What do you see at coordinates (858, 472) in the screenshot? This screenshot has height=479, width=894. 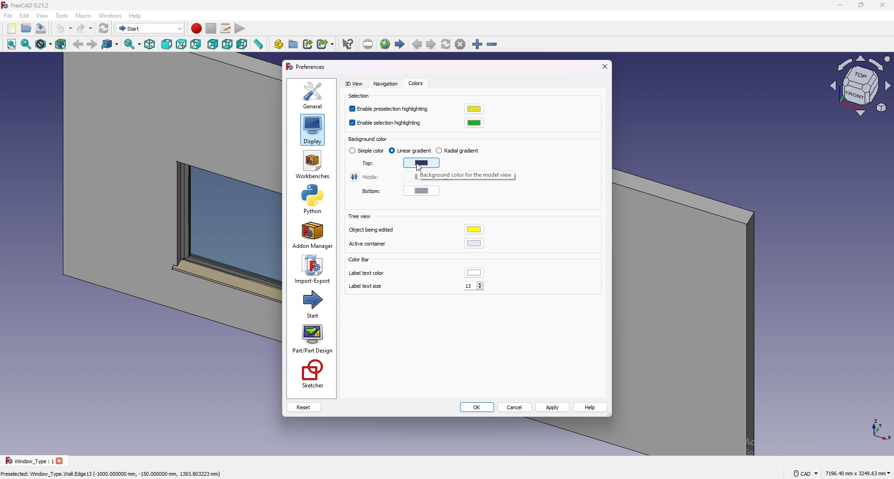 I see `7196.40 mm x 3243.63 mm ~~` at bounding box center [858, 472].